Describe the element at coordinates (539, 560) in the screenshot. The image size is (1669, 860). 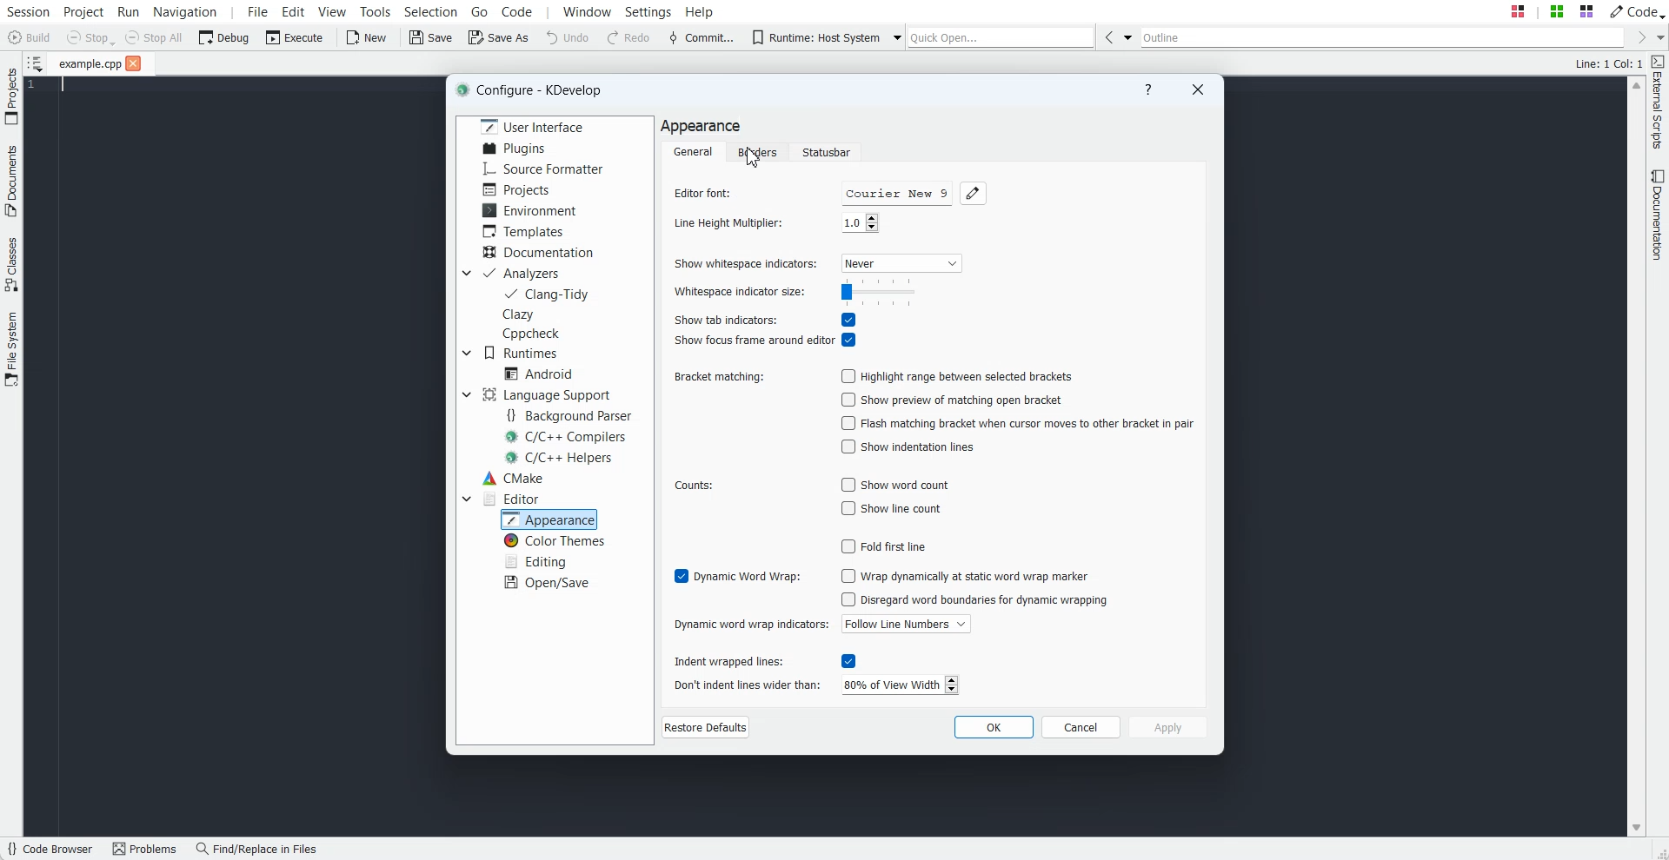
I see `Editing` at that location.